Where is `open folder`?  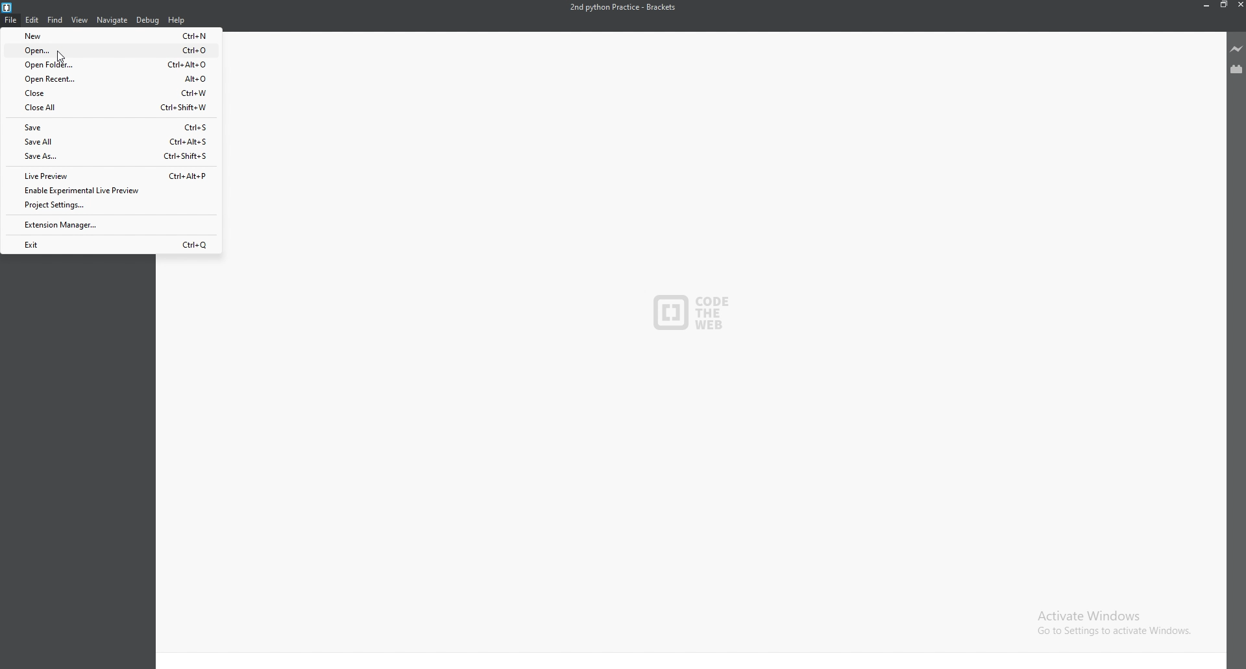
open folder is located at coordinates (110, 65).